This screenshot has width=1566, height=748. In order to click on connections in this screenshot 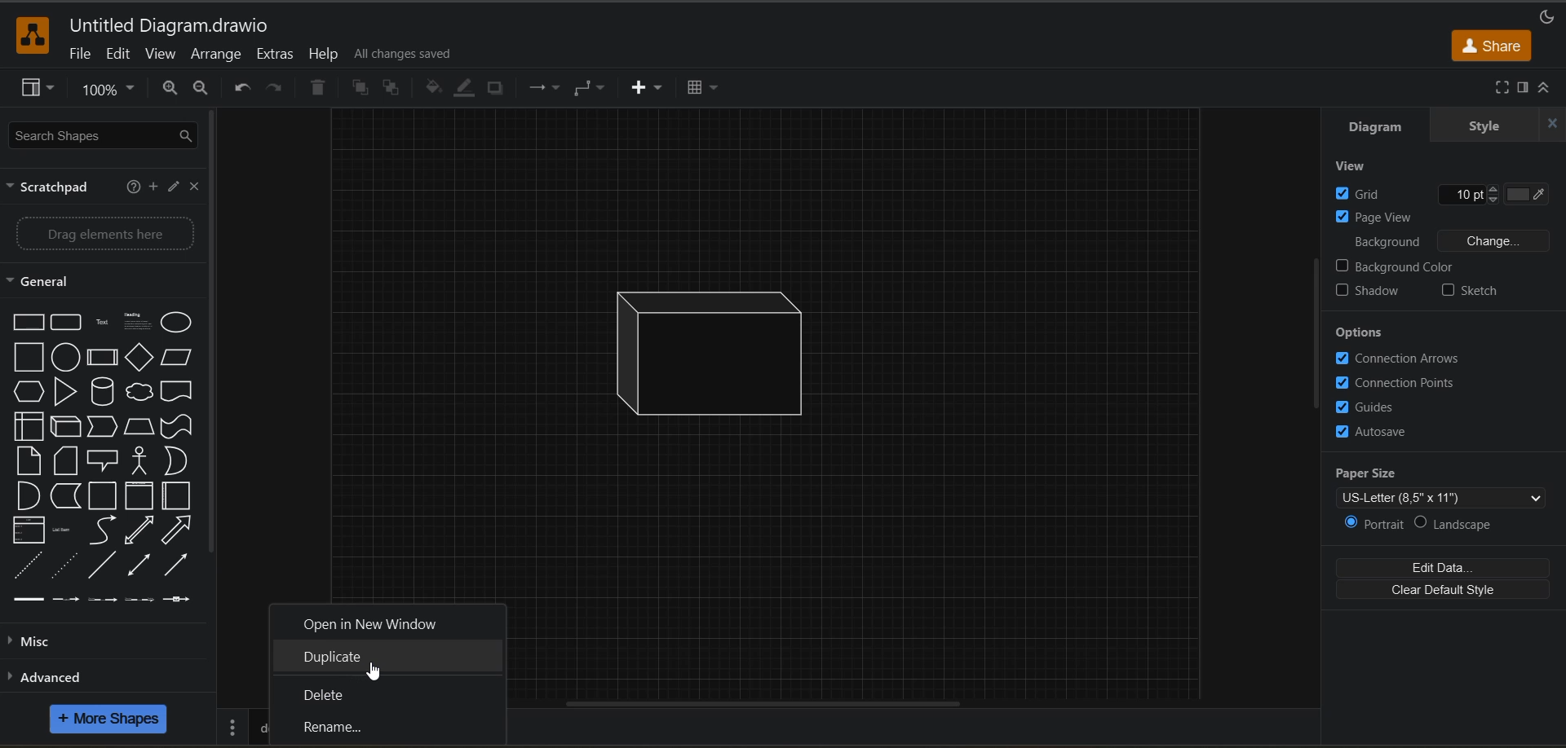, I will do `click(546, 86)`.